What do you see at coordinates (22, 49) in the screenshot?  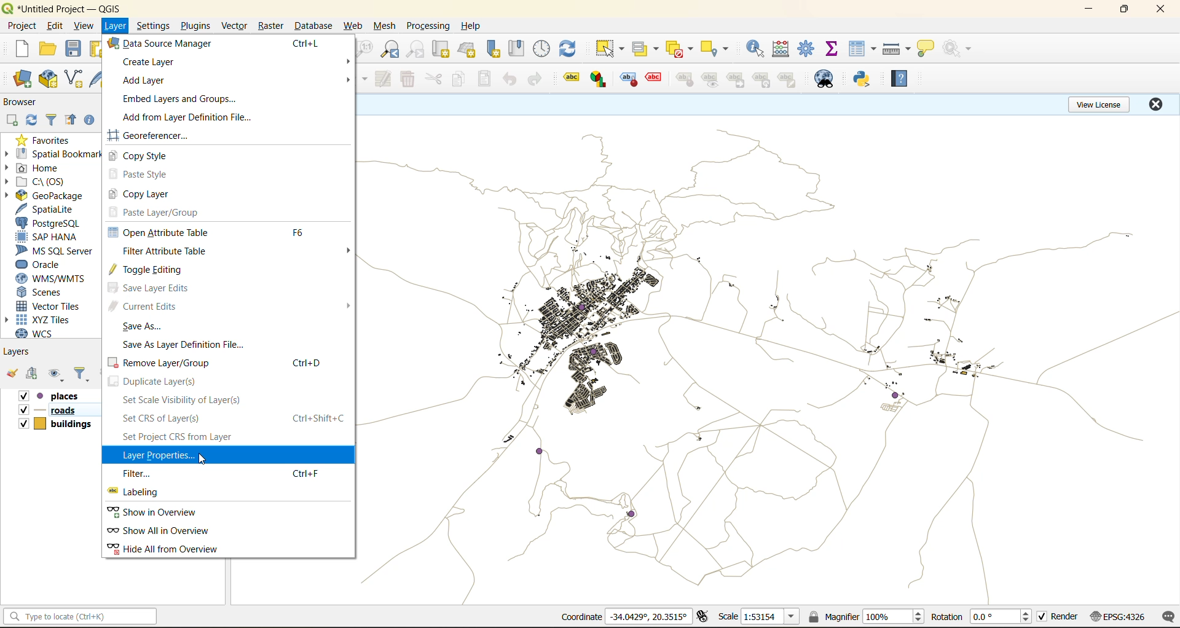 I see `new` at bounding box center [22, 49].